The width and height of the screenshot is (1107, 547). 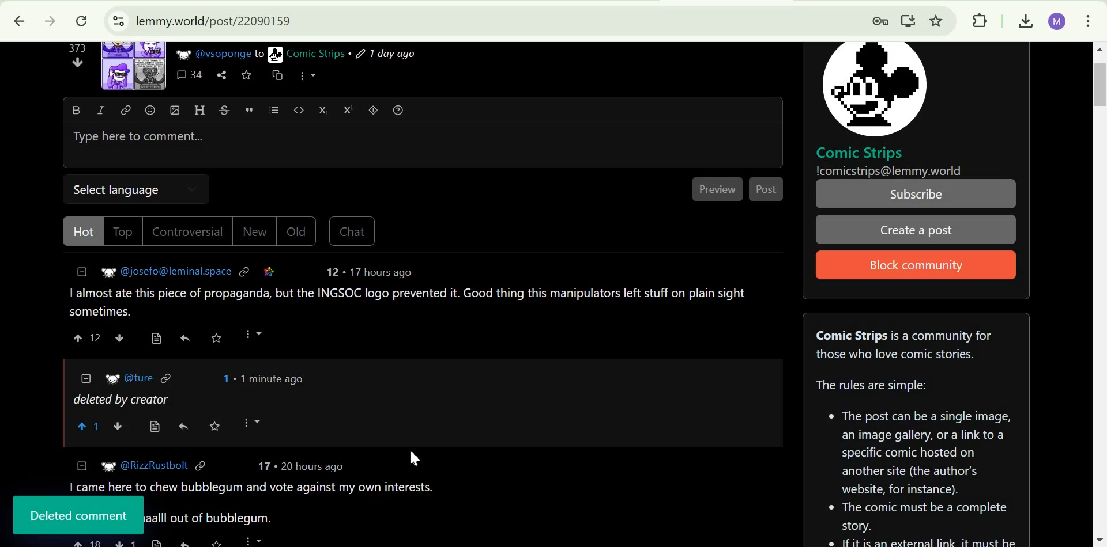 I want to click on more options, so click(x=257, y=422).